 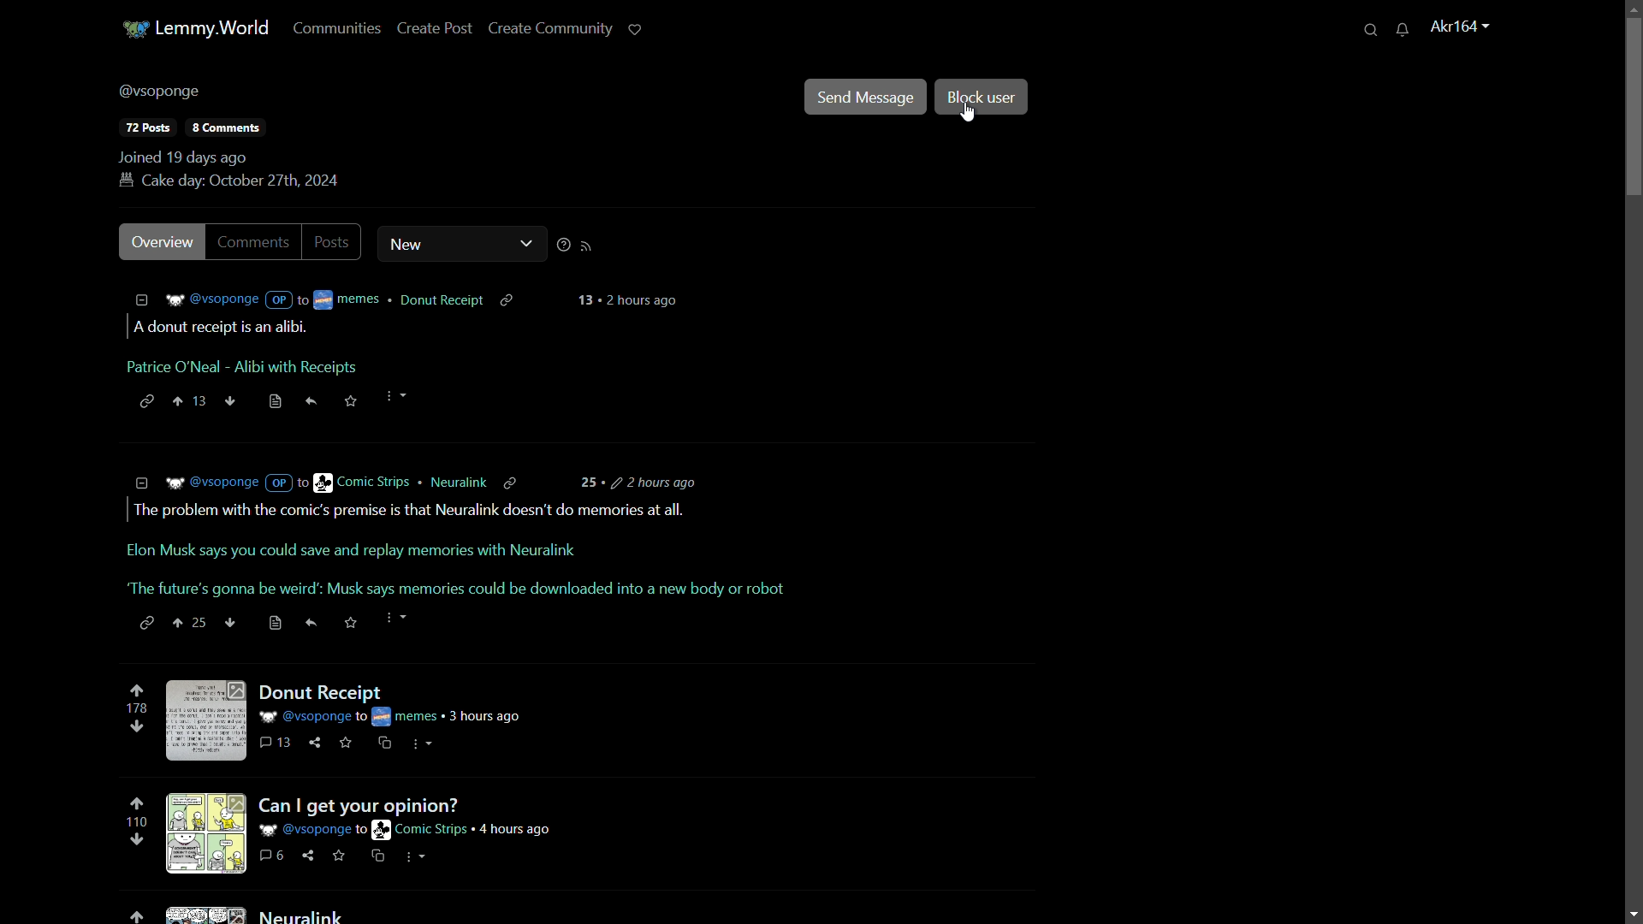 What do you see at coordinates (148, 624) in the screenshot?
I see `link` at bounding box center [148, 624].